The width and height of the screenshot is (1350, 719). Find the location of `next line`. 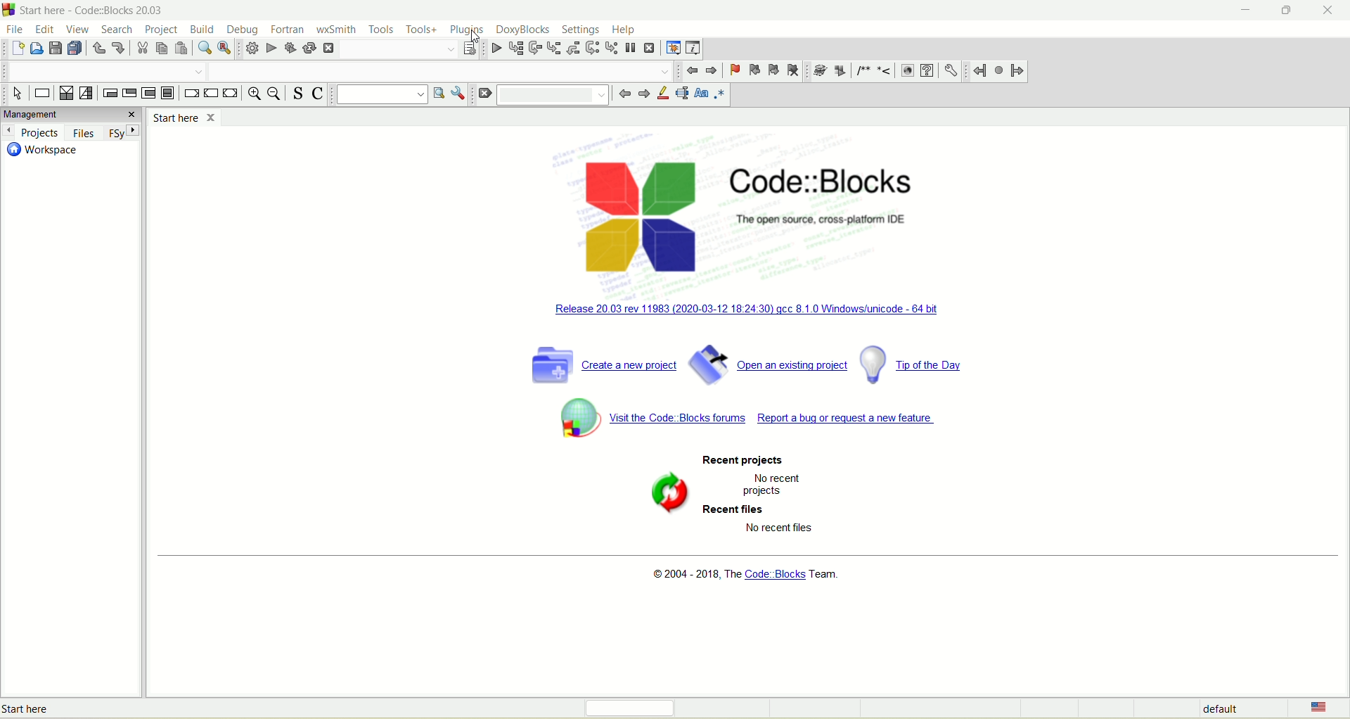

next line is located at coordinates (534, 48).